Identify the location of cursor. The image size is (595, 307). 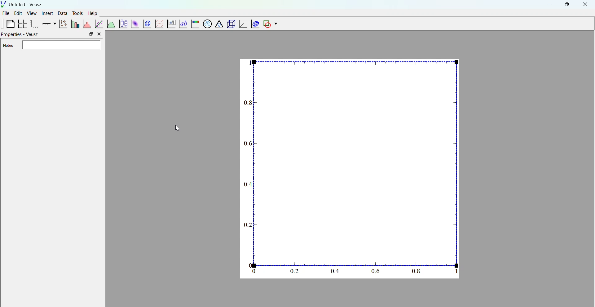
(175, 128).